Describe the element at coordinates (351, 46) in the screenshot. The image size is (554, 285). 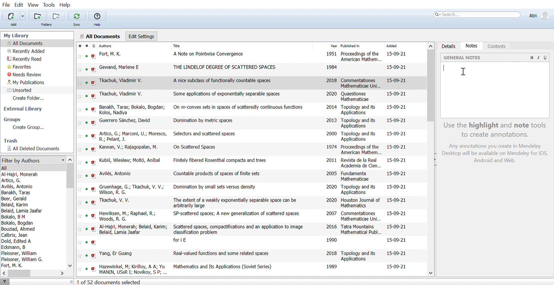
I see `Published In` at that location.